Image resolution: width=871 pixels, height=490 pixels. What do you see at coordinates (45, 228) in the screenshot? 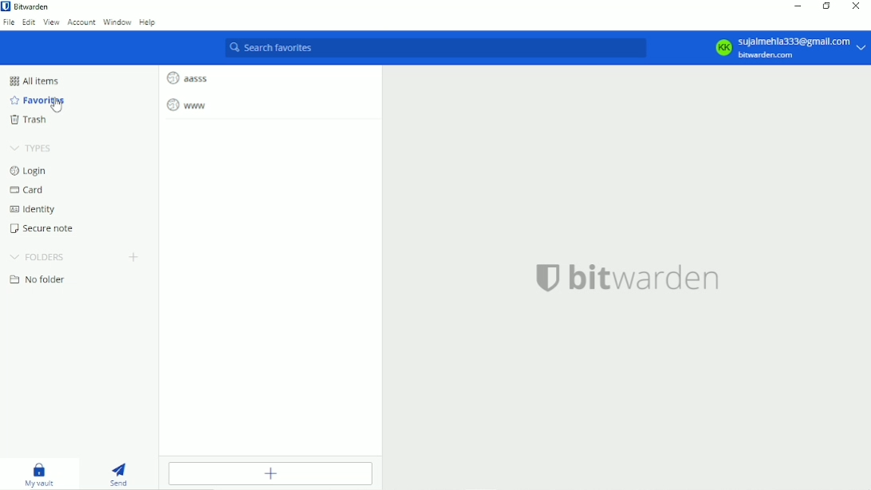
I see `Secure note` at bounding box center [45, 228].